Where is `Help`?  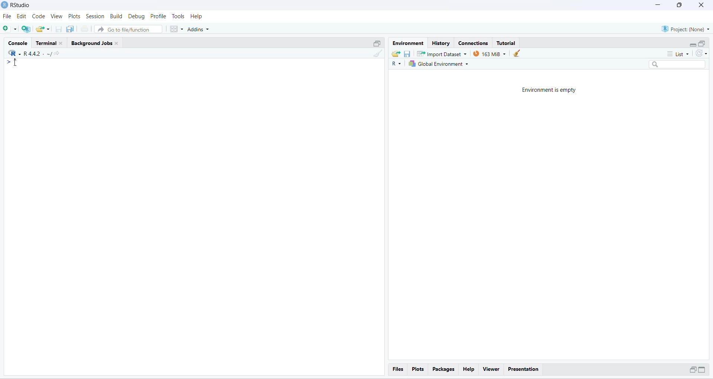 Help is located at coordinates (197, 16).